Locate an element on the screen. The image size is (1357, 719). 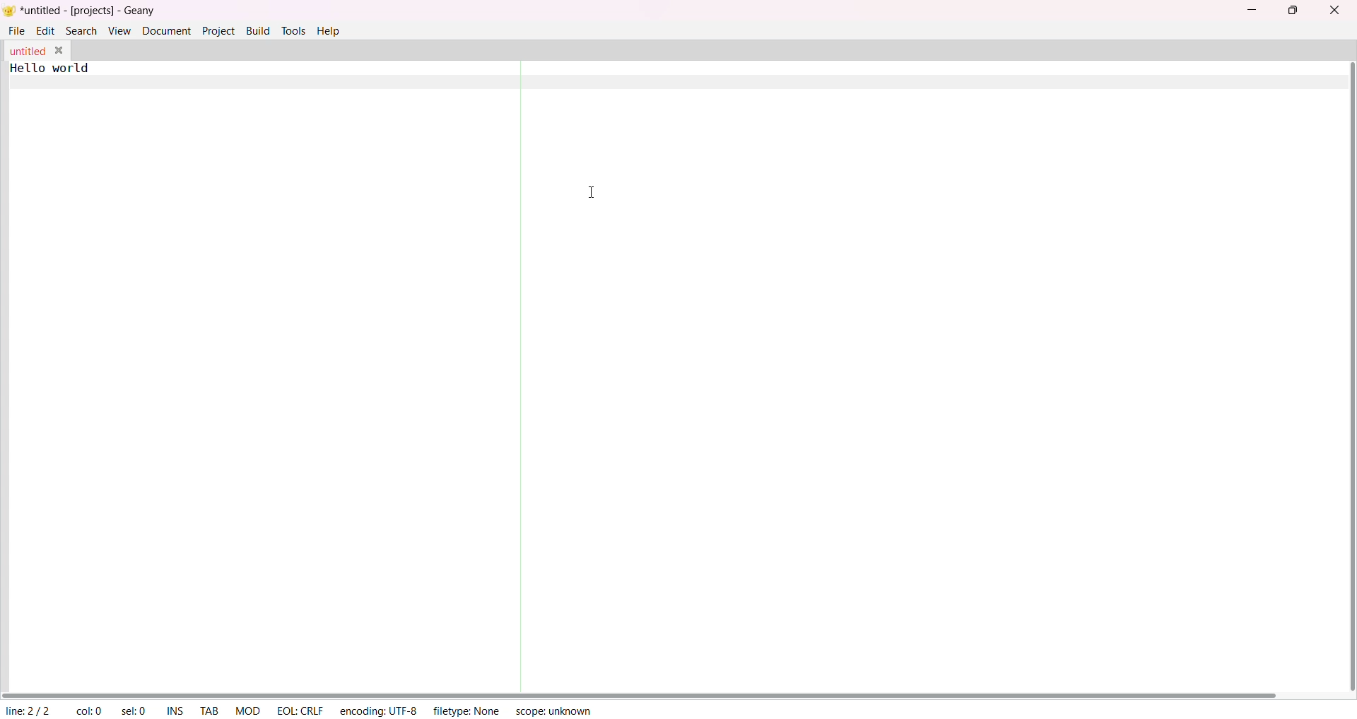
col: 0 is located at coordinates (88, 711).